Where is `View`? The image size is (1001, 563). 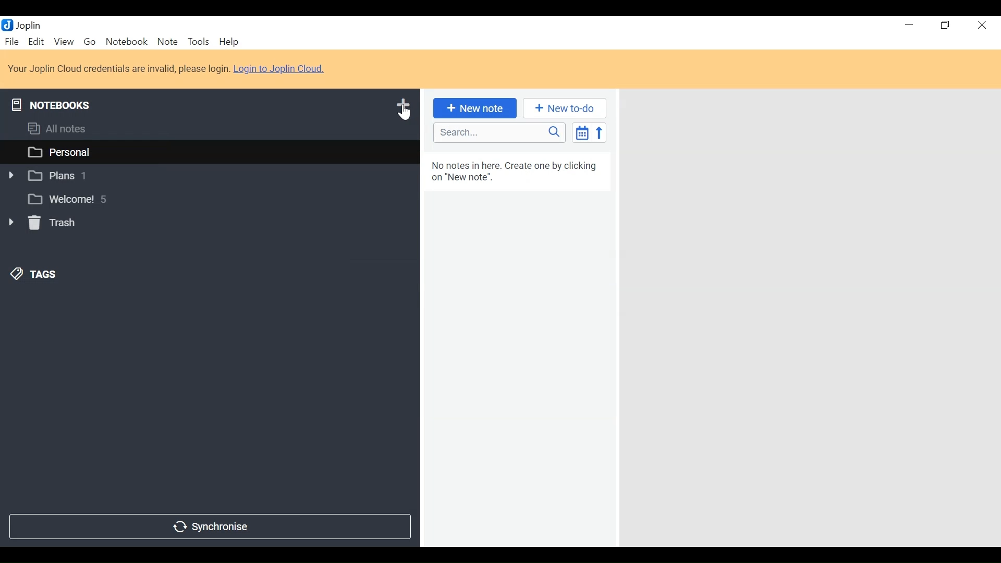
View is located at coordinates (63, 41).